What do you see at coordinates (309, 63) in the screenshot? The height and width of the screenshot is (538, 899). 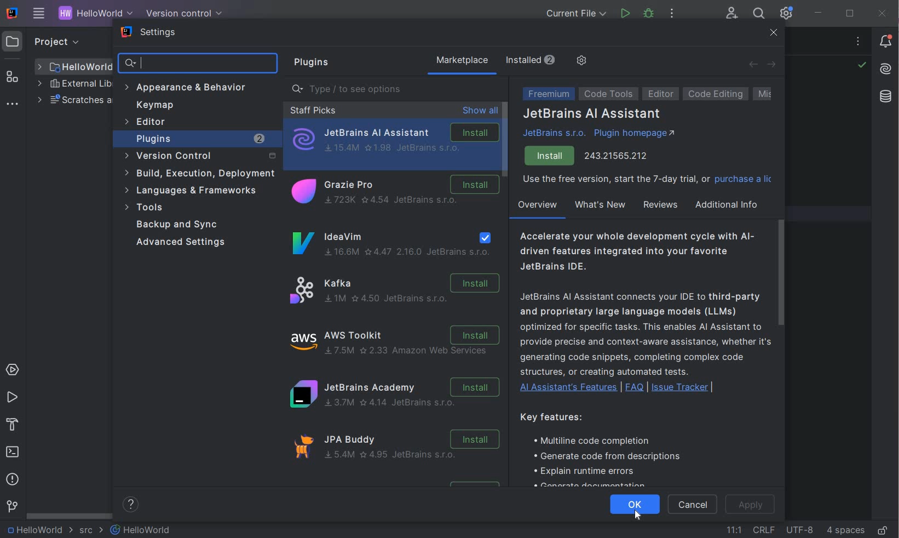 I see `plugins` at bounding box center [309, 63].